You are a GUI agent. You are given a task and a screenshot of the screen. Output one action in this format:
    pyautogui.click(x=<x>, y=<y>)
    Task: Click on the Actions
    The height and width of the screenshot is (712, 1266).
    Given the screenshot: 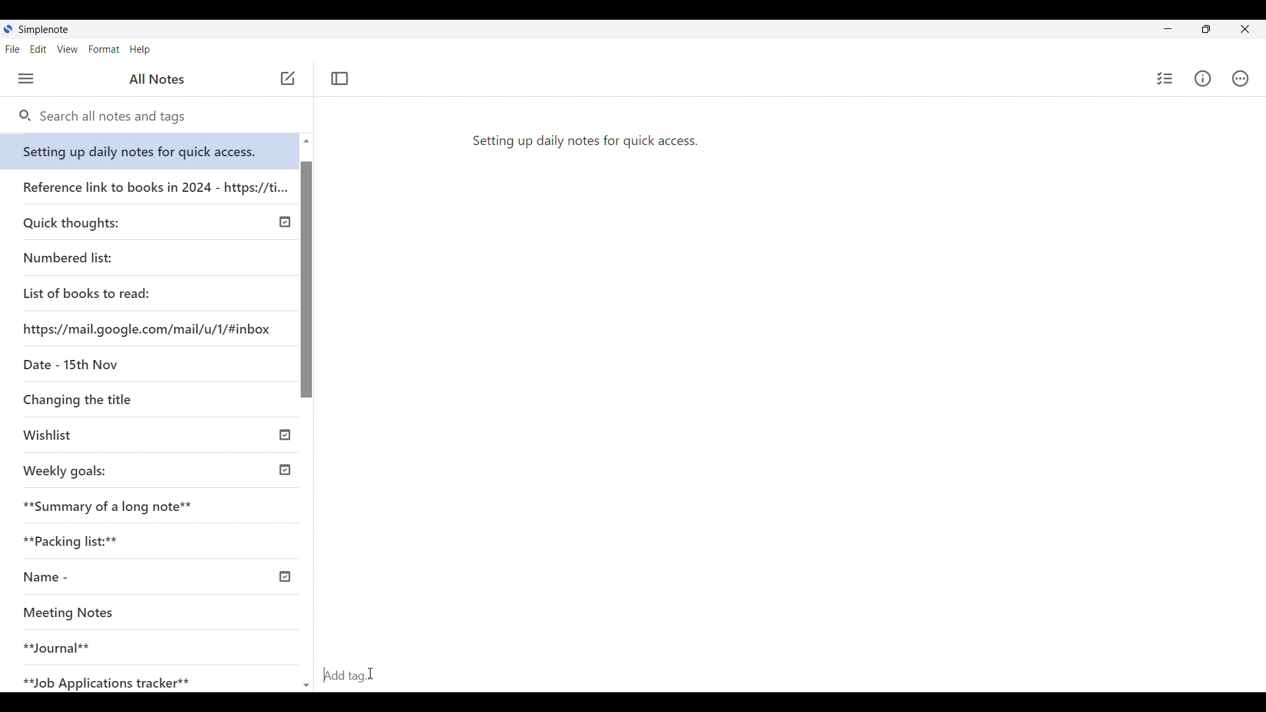 What is the action you would take?
    pyautogui.click(x=1242, y=78)
    